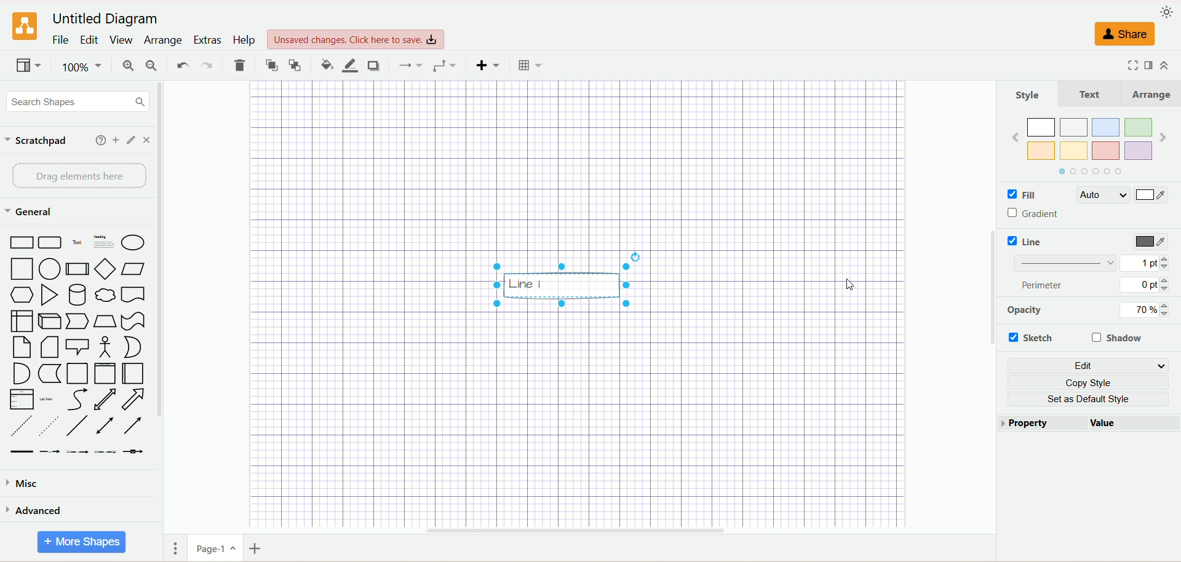 This screenshot has height=562, width=1181. I want to click on Style, so click(1028, 95).